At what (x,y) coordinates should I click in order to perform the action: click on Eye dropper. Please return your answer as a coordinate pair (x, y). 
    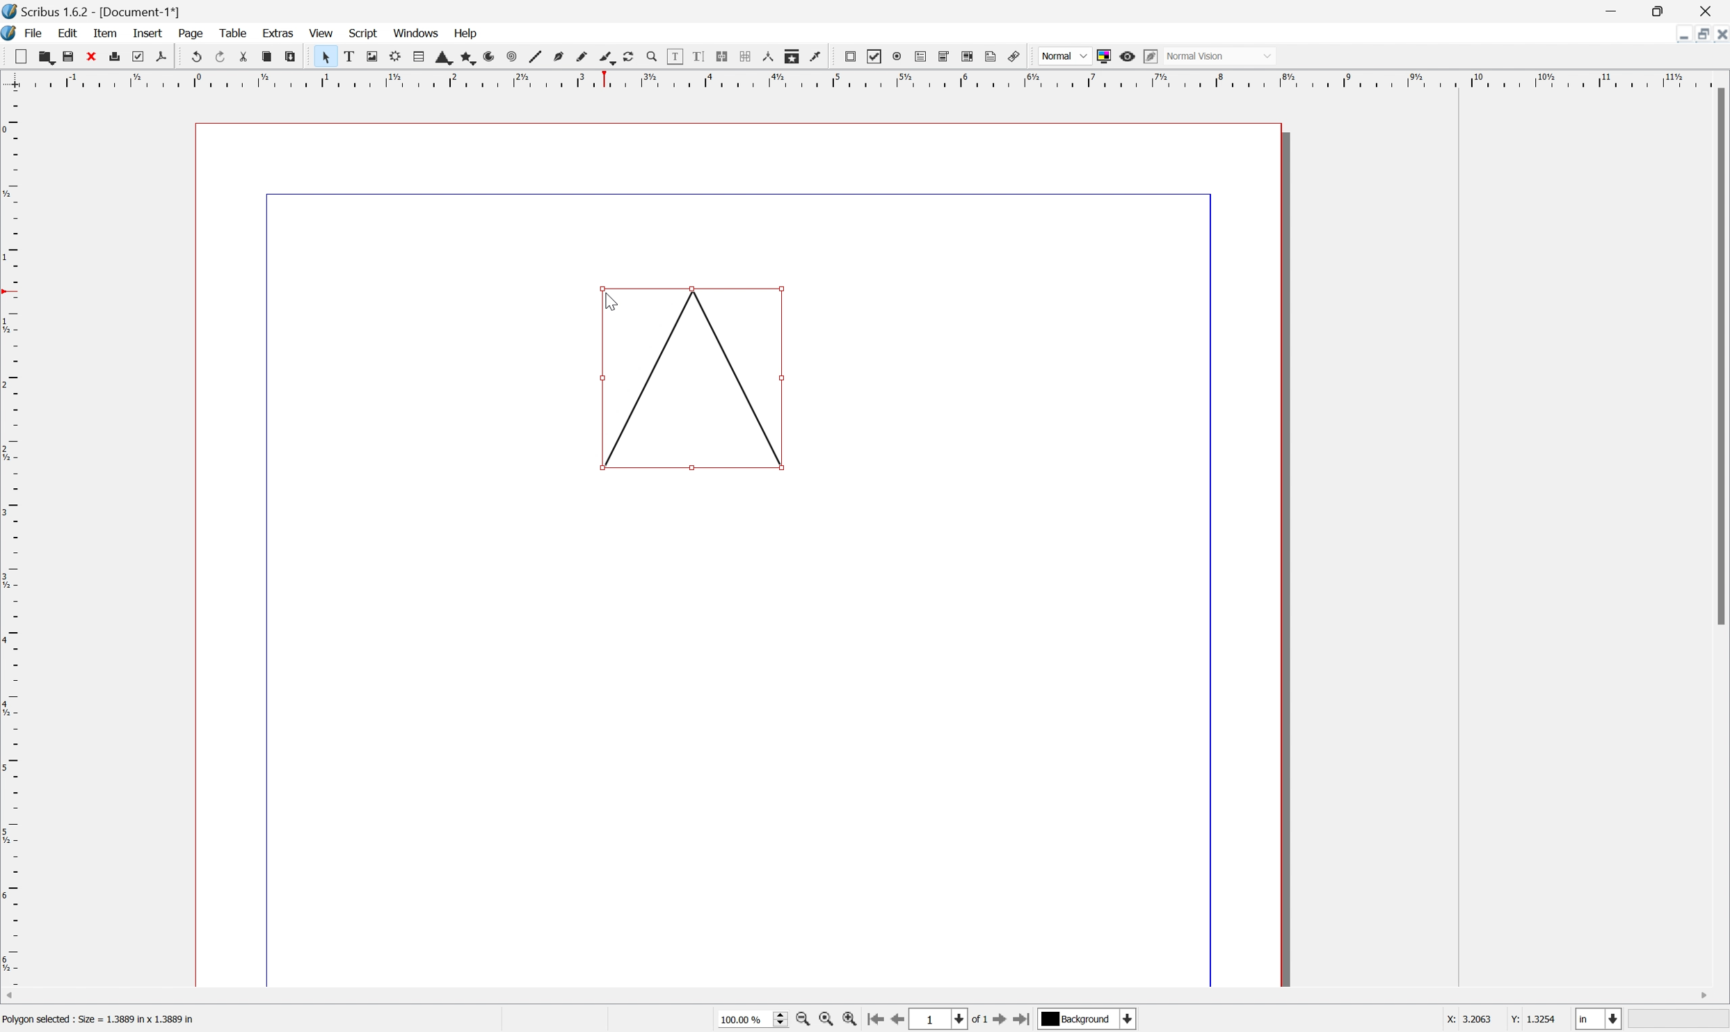
    Looking at the image, I should click on (819, 57).